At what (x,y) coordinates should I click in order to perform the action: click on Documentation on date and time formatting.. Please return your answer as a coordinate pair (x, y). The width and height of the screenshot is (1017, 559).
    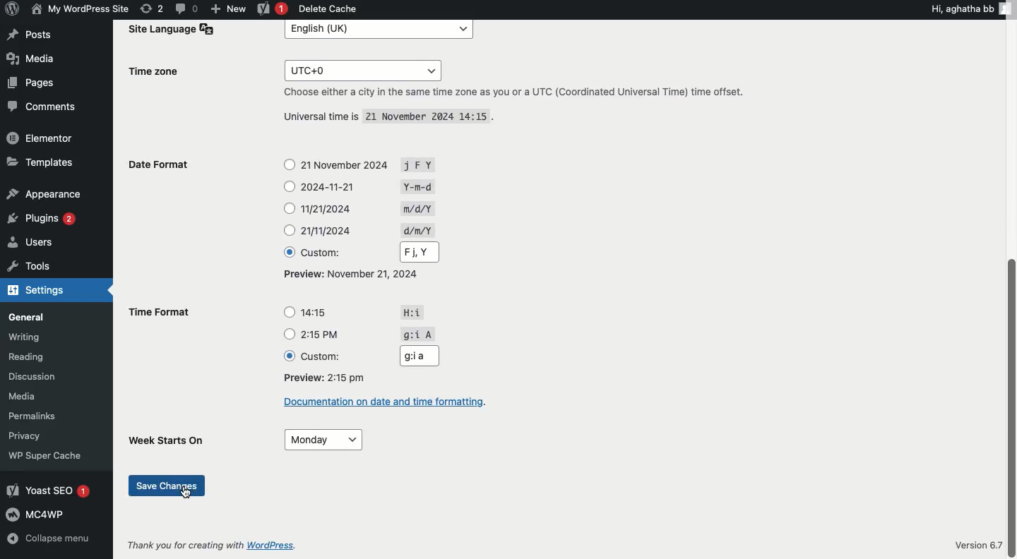
    Looking at the image, I should click on (388, 403).